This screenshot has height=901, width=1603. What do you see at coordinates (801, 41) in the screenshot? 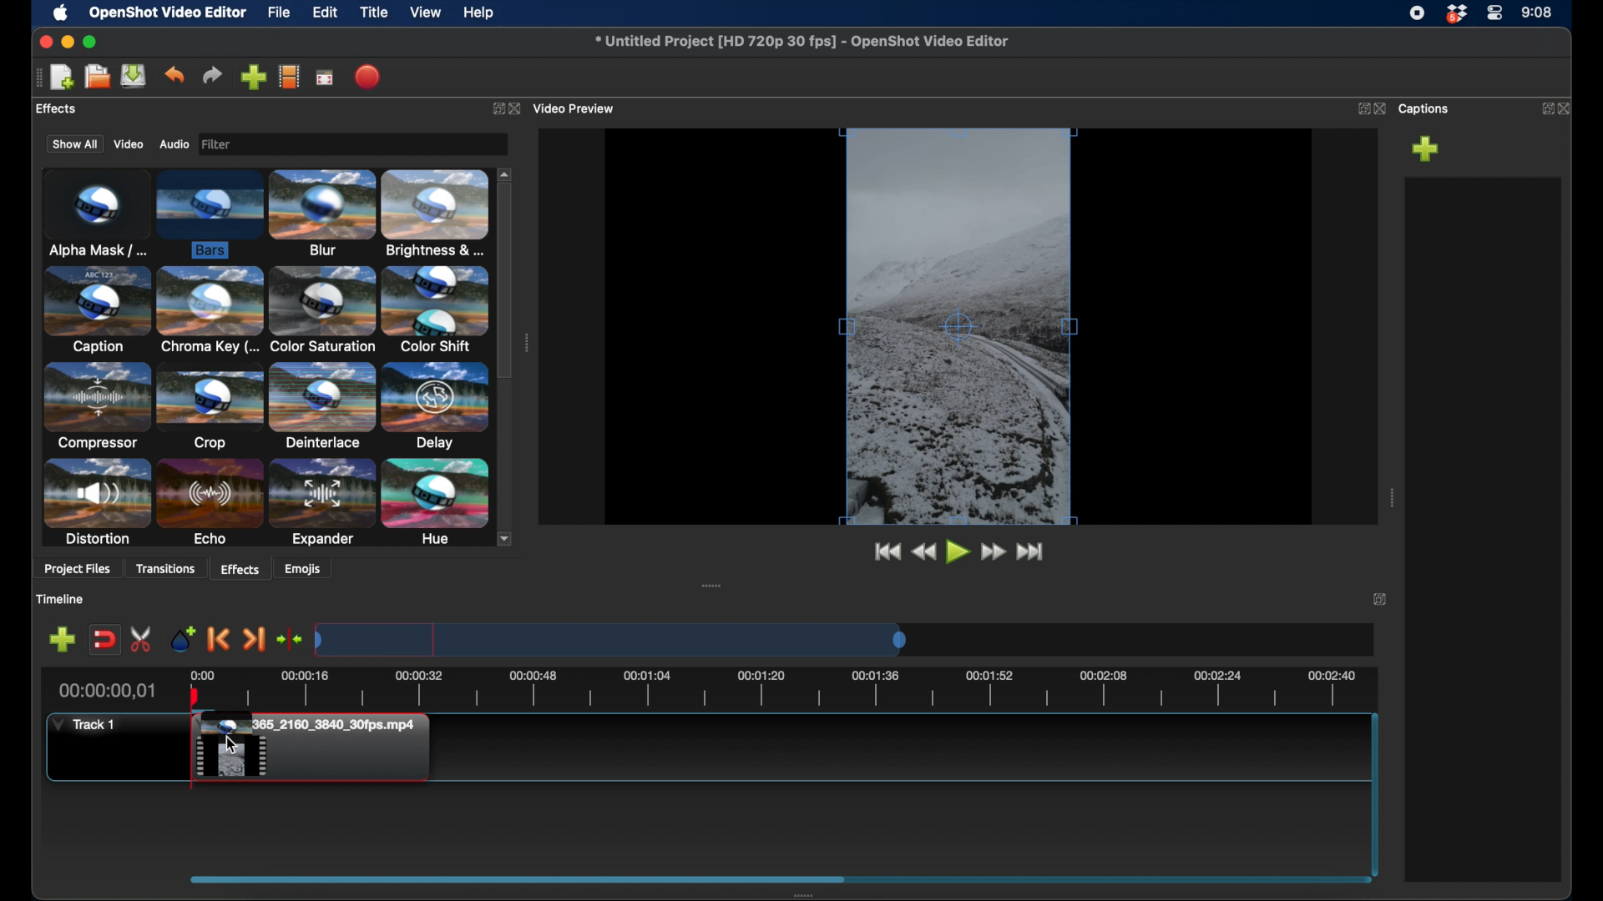
I see `filename` at bounding box center [801, 41].